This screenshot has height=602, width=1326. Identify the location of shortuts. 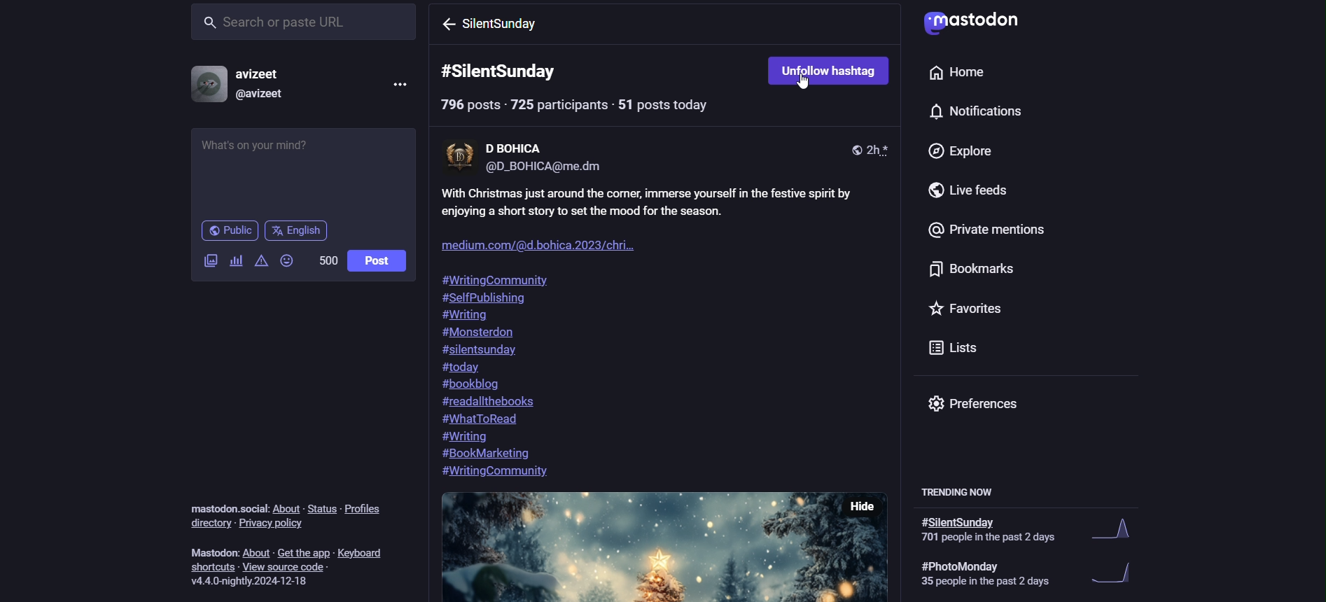
(214, 567).